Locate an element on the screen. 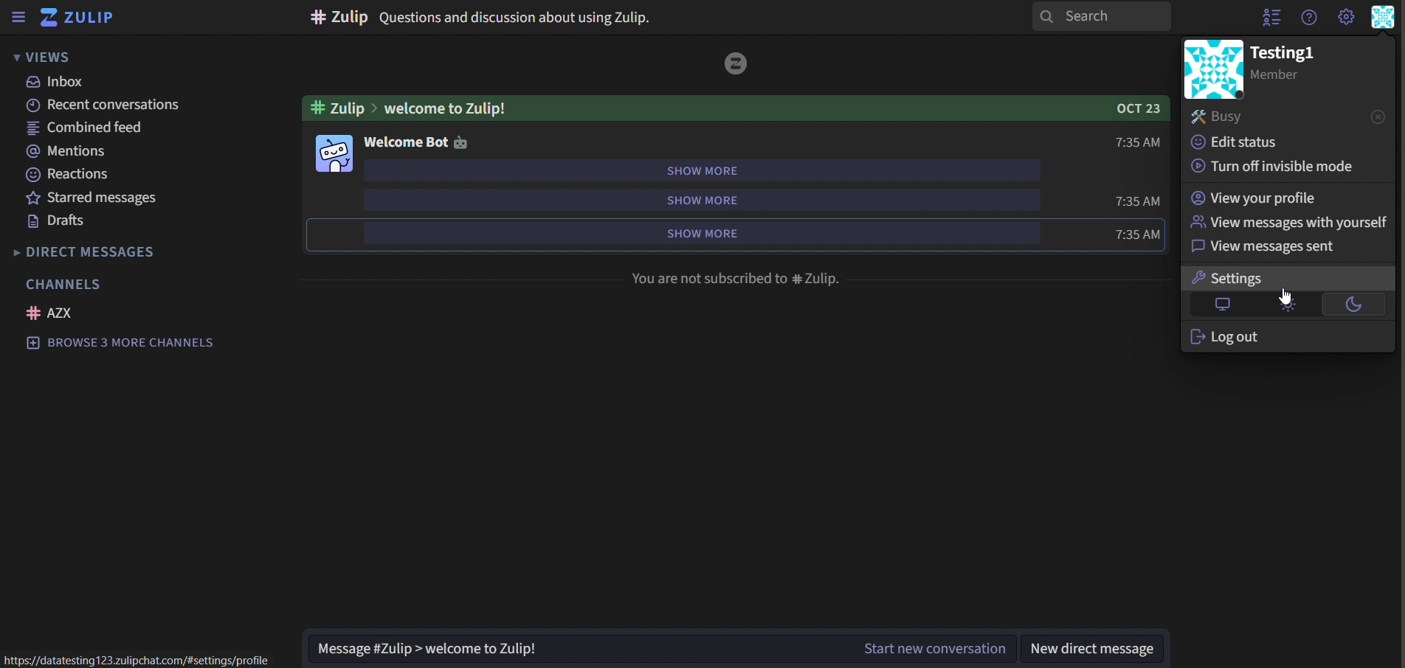 Image resolution: width=1405 pixels, height=668 pixels. channels is located at coordinates (65, 283).